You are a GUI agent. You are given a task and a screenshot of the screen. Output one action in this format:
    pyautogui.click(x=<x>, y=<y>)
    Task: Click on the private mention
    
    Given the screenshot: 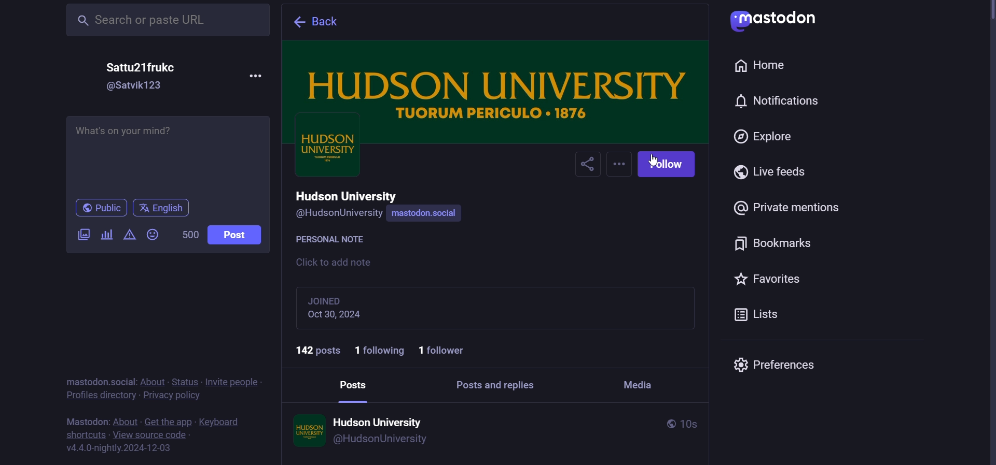 What is the action you would take?
    pyautogui.click(x=791, y=209)
    